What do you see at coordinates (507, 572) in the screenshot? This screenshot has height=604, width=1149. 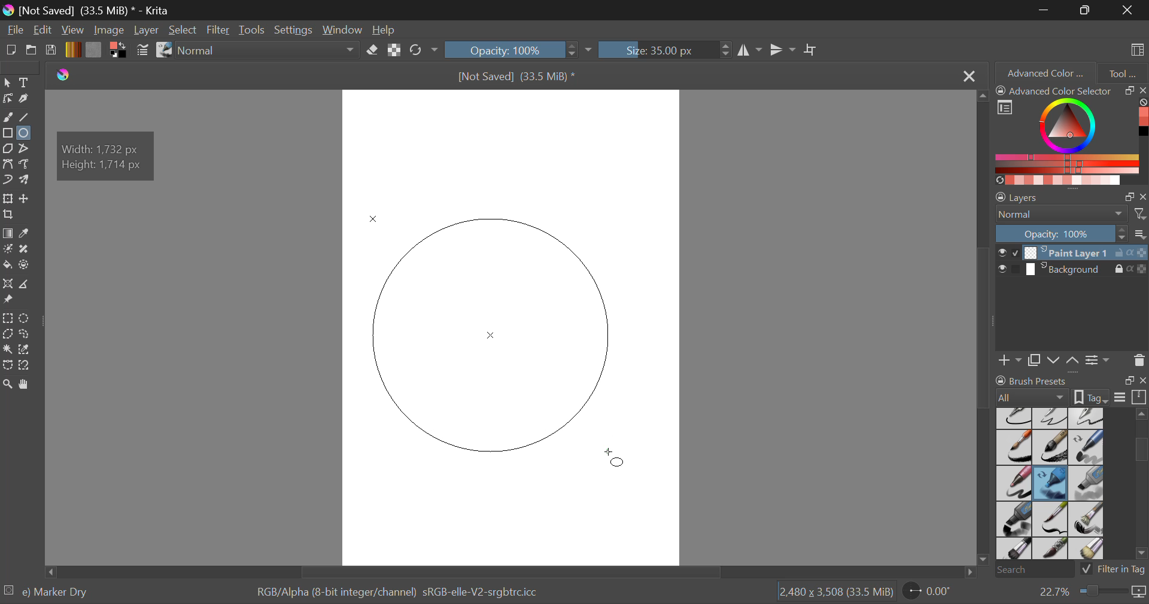 I see `Scroll Bar` at bounding box center [507, 572].